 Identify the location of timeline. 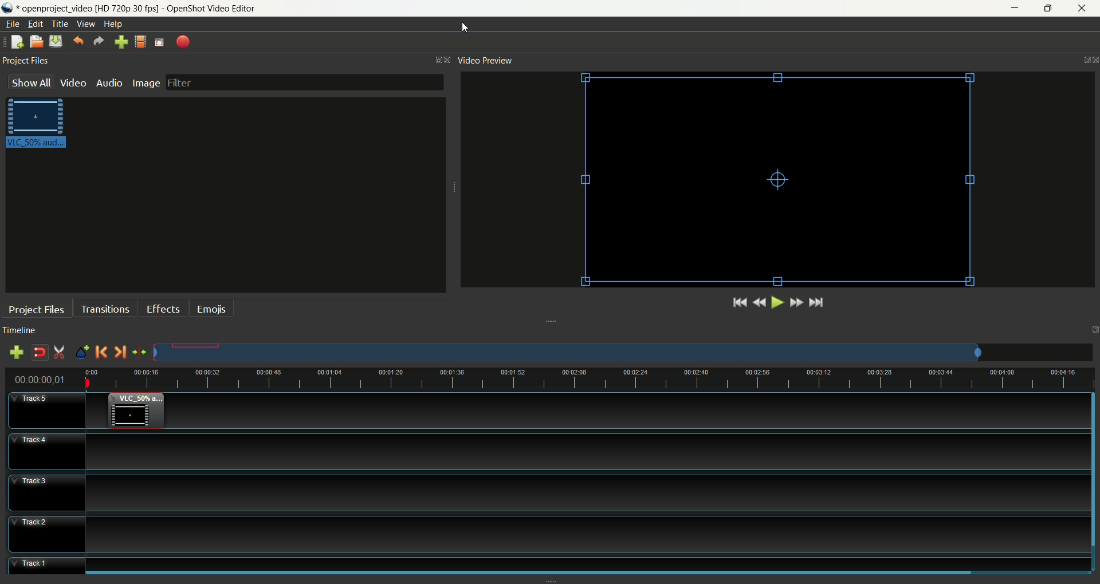
(22, 329).